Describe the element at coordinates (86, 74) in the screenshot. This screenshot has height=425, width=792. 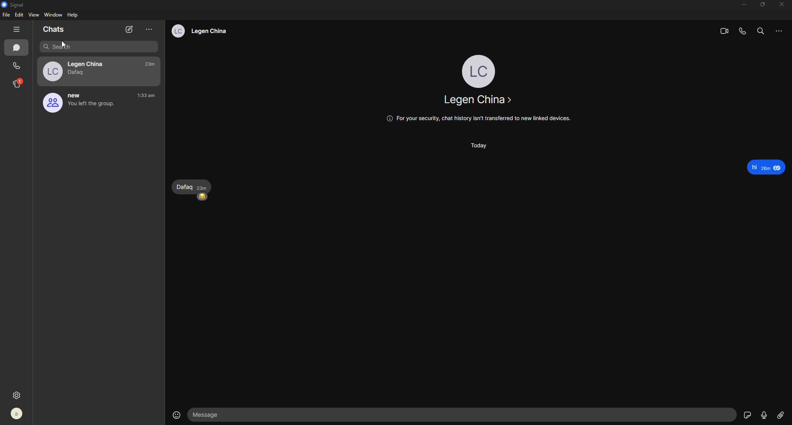
I see `dafaq` at that location.